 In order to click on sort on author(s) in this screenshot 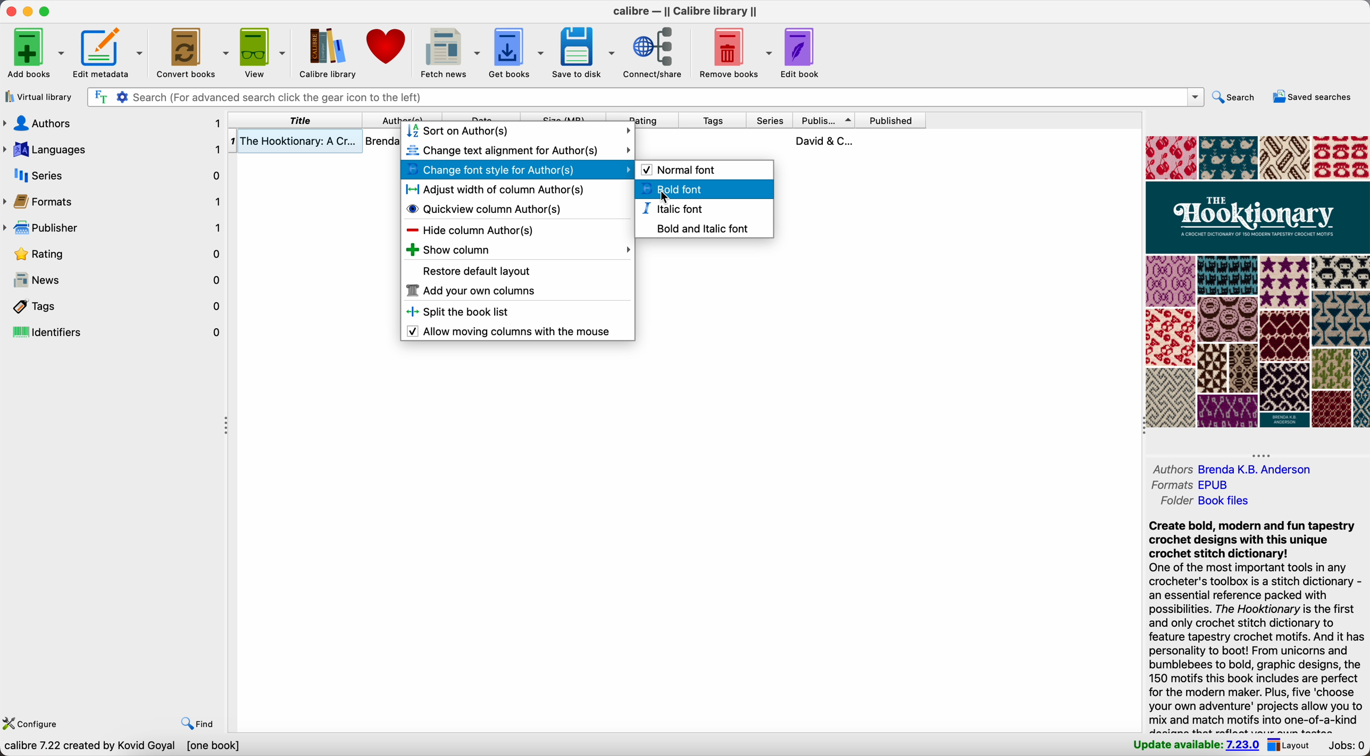, I will do `click(519, 131)`.